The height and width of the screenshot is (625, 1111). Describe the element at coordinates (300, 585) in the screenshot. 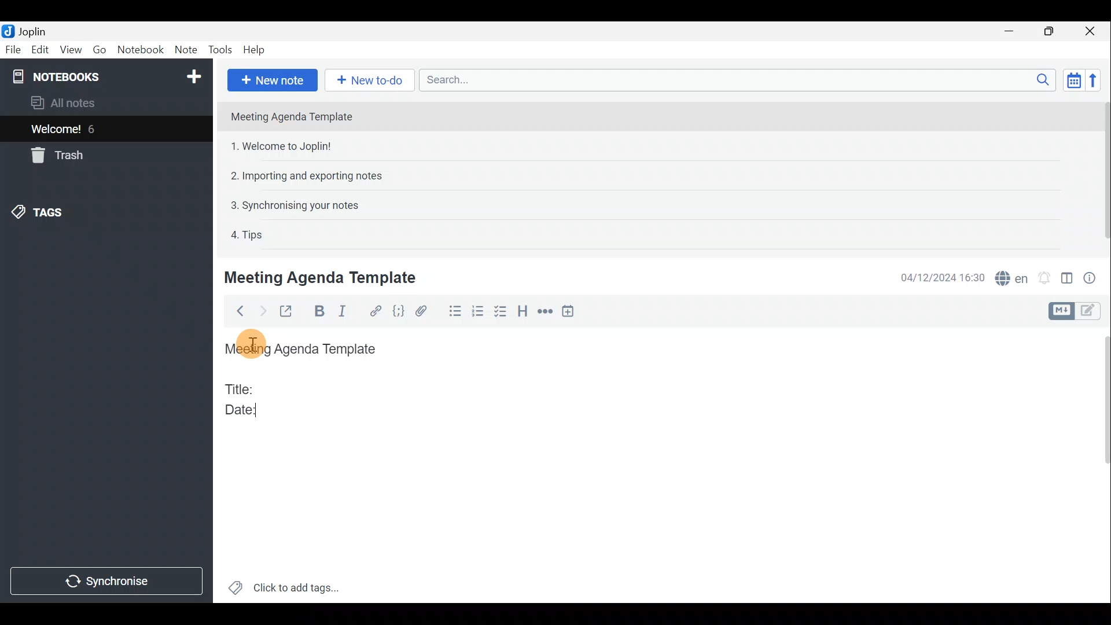

I see `Click to add tags` at that location.